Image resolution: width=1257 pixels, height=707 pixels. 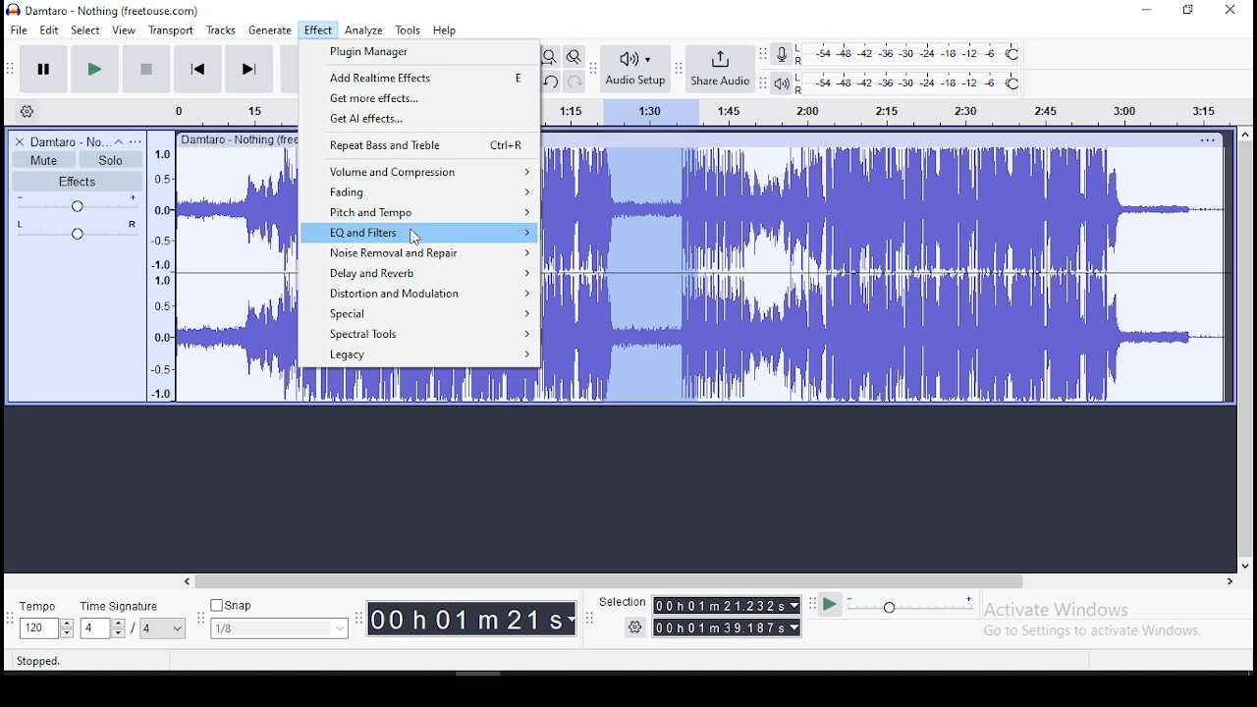 I want to click on audio track, so click(x=235, y=276).